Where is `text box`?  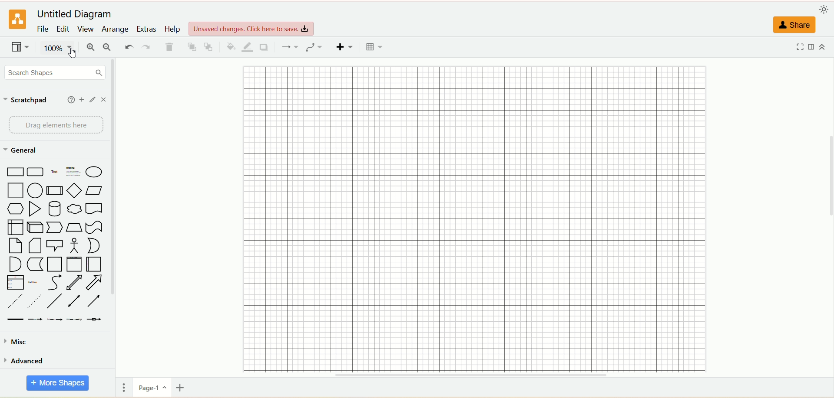
text box is located at coordinates (72, 172).